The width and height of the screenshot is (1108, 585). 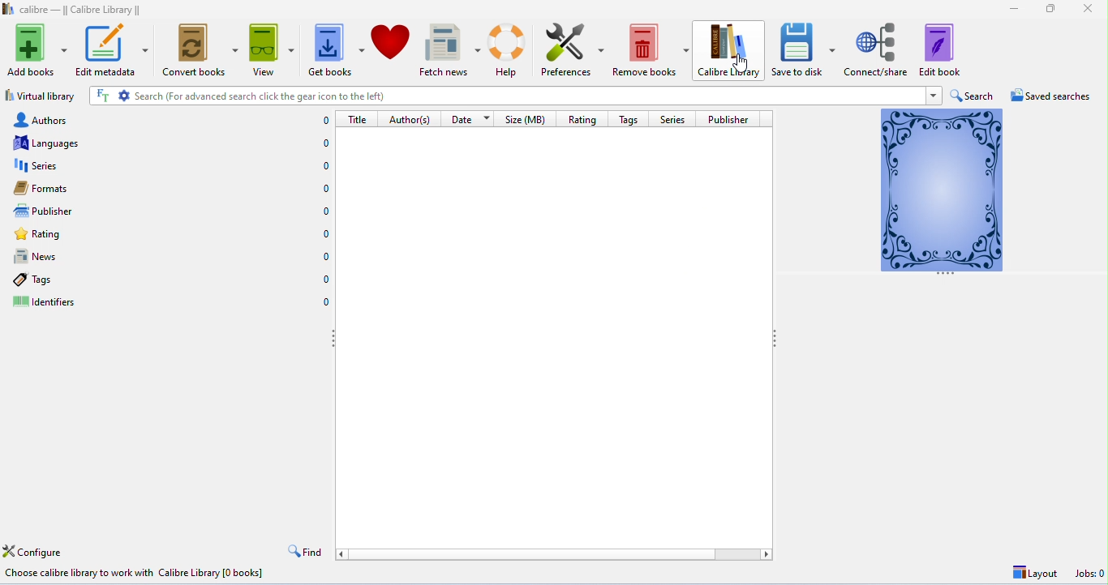 I want to click on authors, so click(x=170, y=121).